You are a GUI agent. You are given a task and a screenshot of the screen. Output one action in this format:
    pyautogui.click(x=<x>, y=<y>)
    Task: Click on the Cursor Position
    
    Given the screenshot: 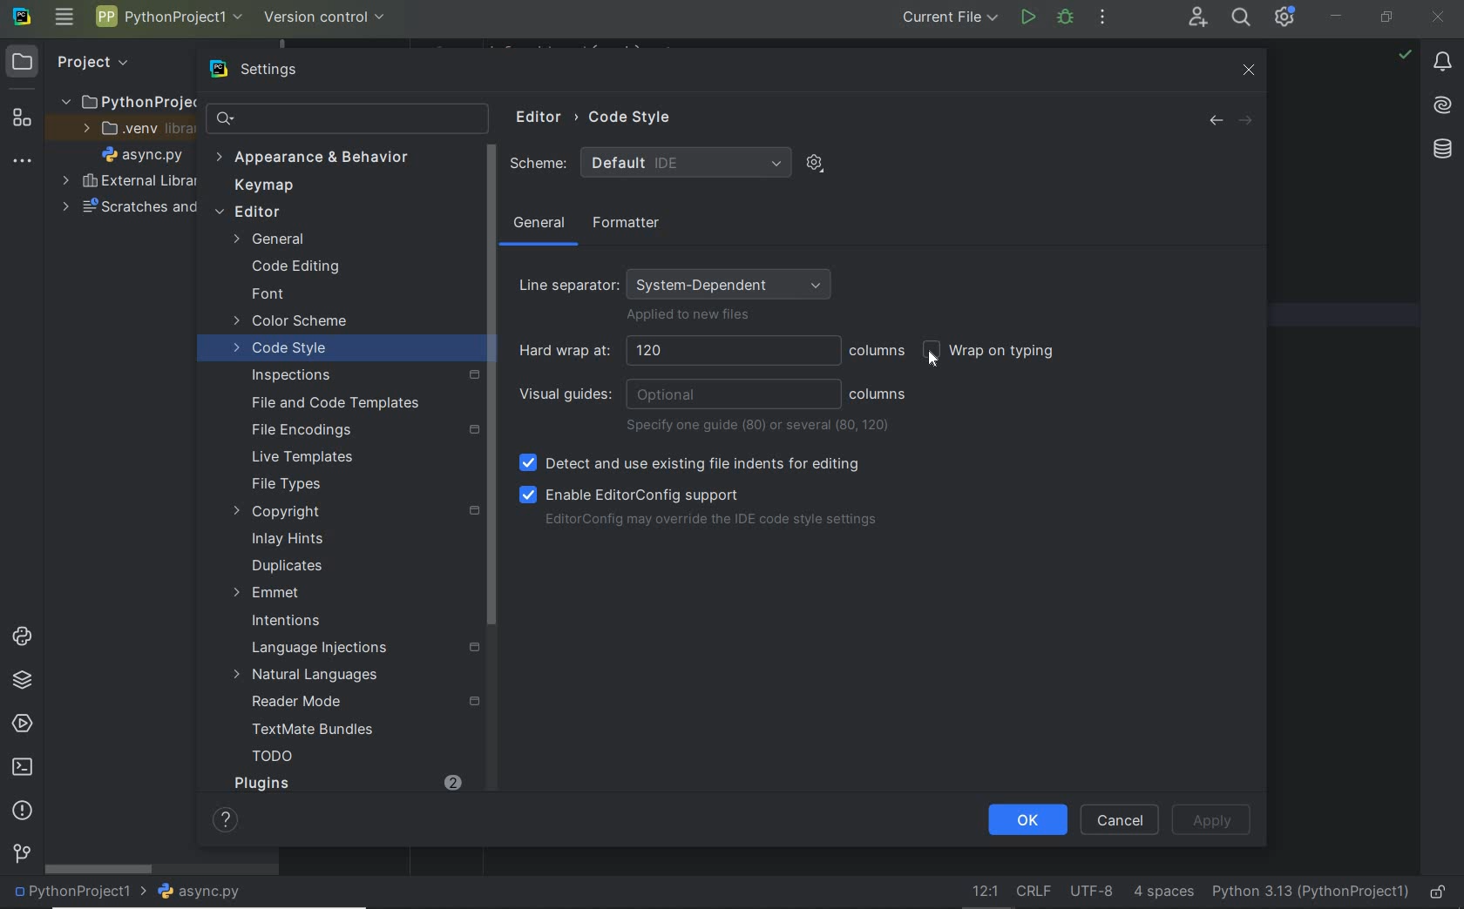 What is the action you would take?
    pyautogui.click(x=935, y=357)
    